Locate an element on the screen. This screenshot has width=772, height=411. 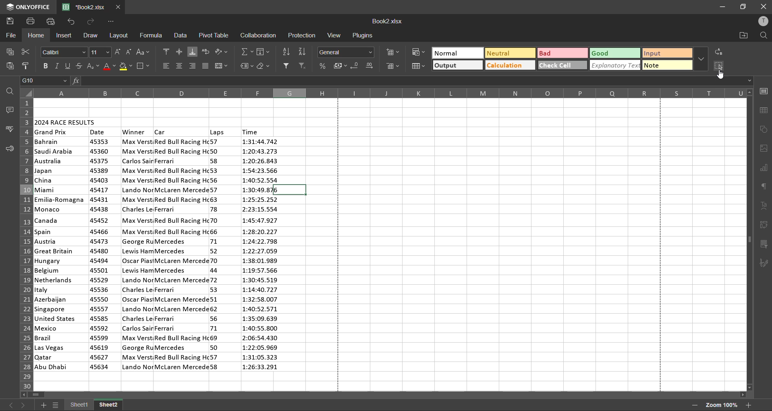
spellcheck is located at coordinates (7, 129).